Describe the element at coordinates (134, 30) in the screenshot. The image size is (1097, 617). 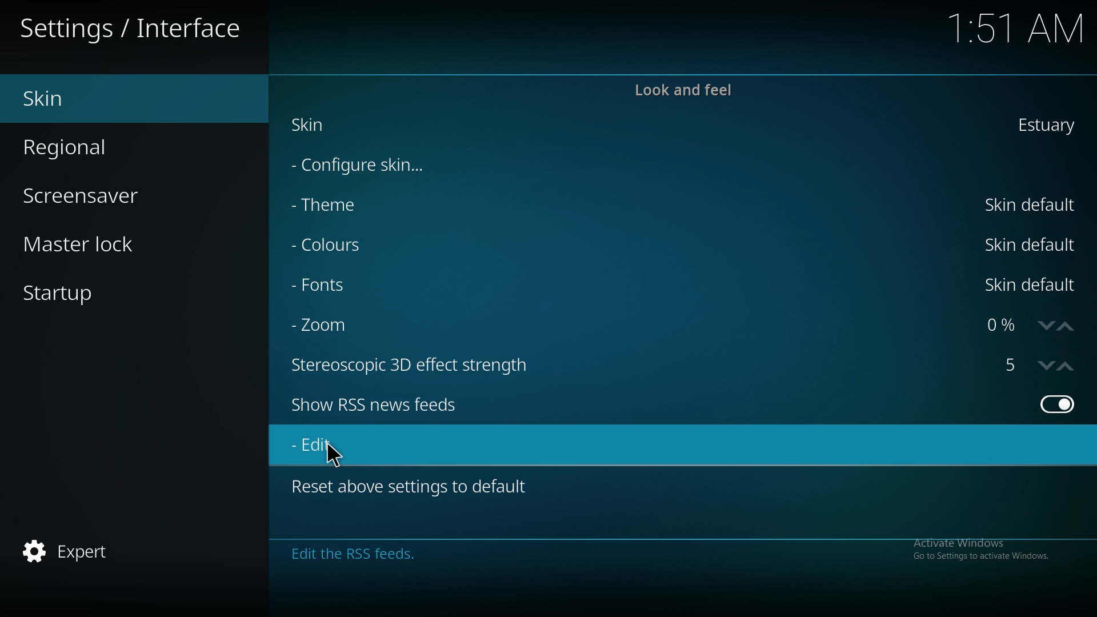
I see `settings/interface` at that location.